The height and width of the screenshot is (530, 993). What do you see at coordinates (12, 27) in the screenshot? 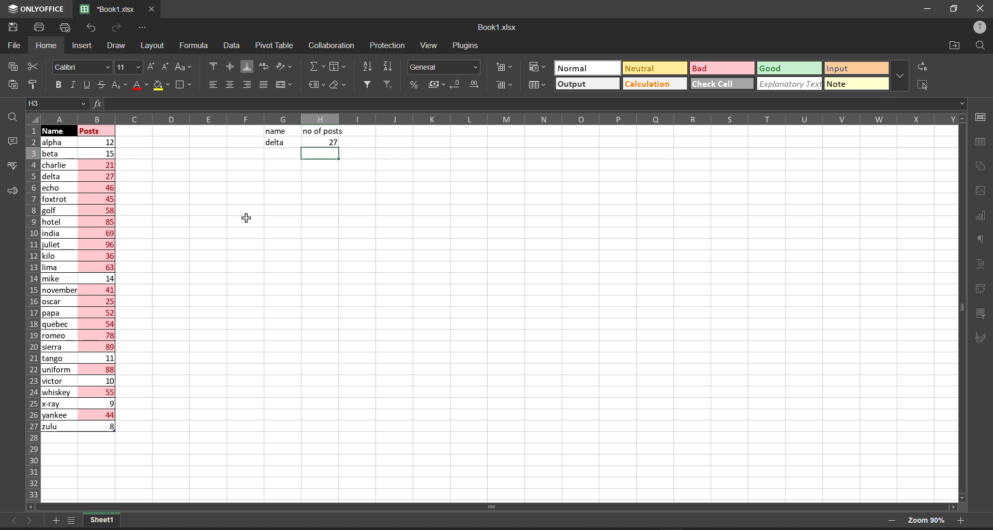
I see `save` at bounding box center [12, 27].